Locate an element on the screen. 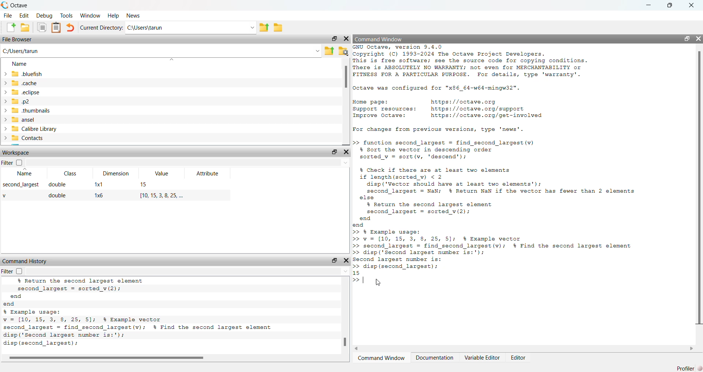 The height and width of the screenshot is (372, 703). undo is located at coordinates (70, 27).